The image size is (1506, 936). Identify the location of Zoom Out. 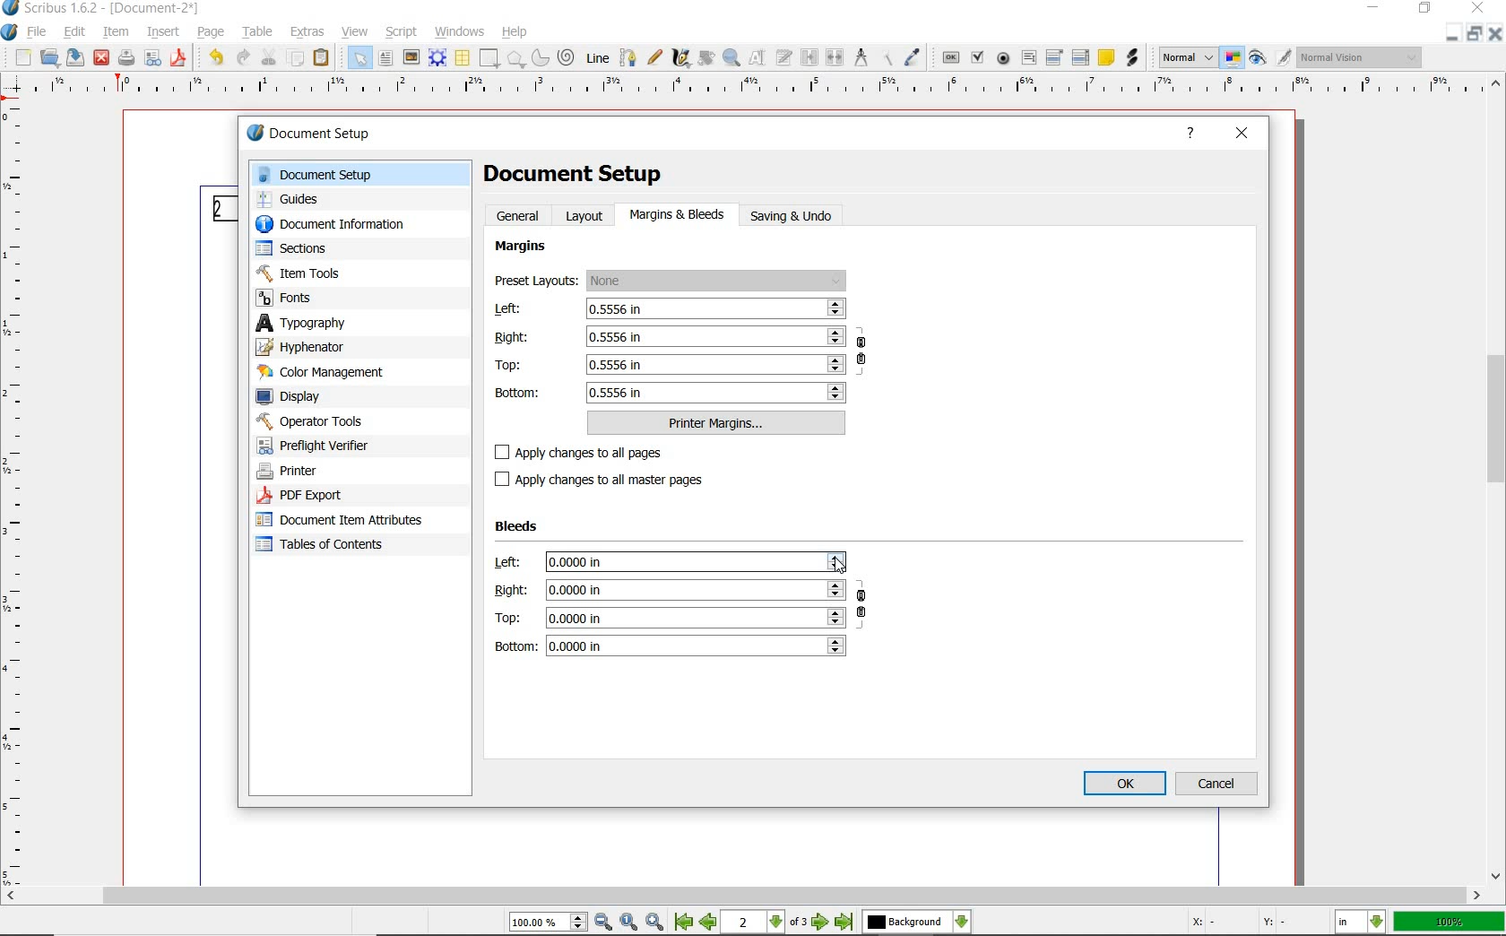
(604, 923).